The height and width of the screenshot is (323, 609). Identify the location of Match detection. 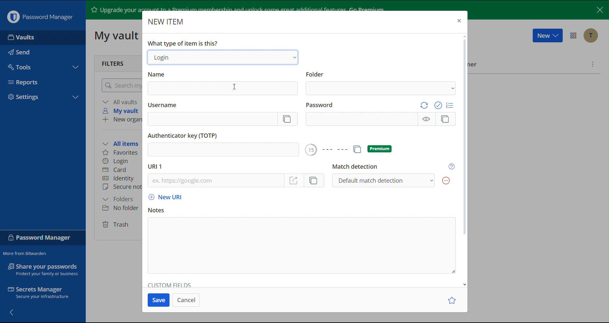
(394, 175).